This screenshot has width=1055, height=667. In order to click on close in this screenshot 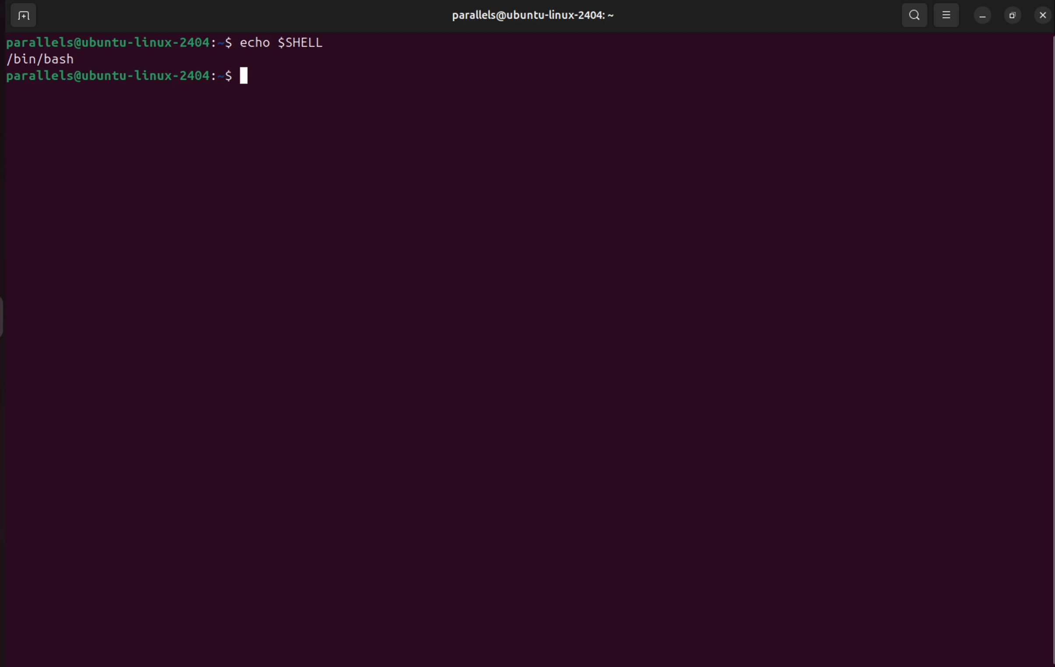, I will do `click(1042, 15)`.